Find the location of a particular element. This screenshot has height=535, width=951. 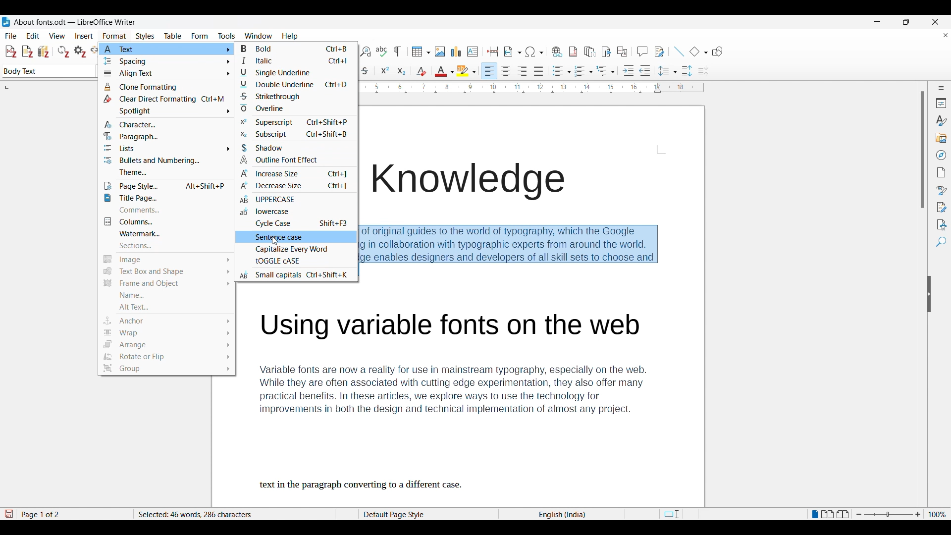

Minimize is located at coordinates (878, 22).